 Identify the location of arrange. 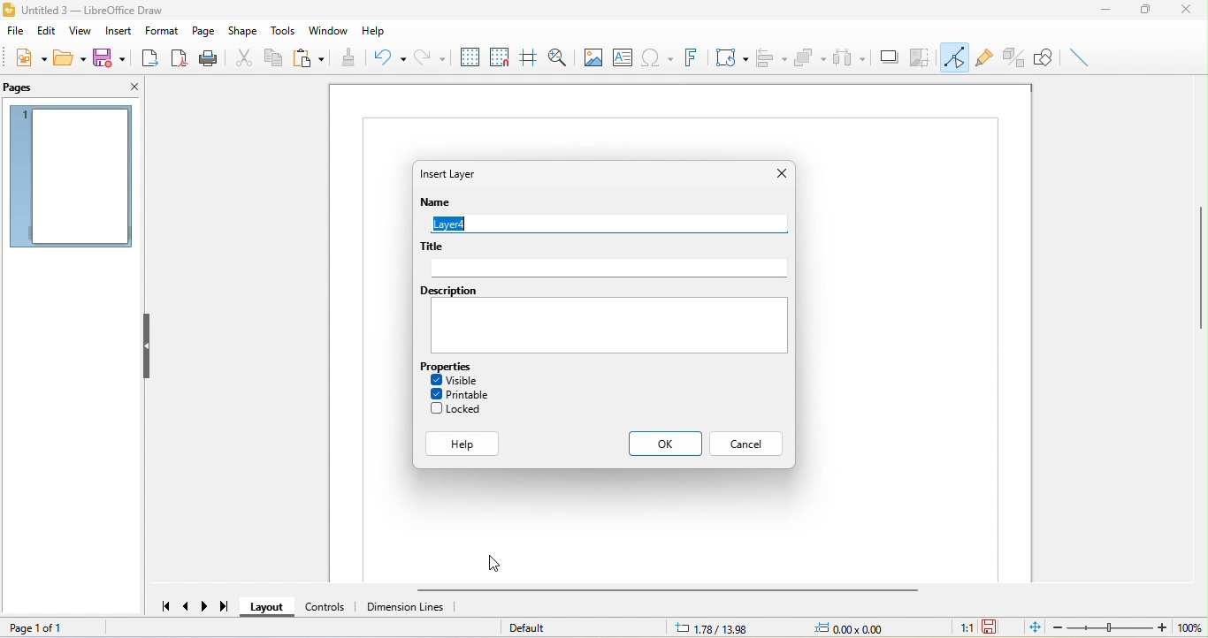
(811, 57).